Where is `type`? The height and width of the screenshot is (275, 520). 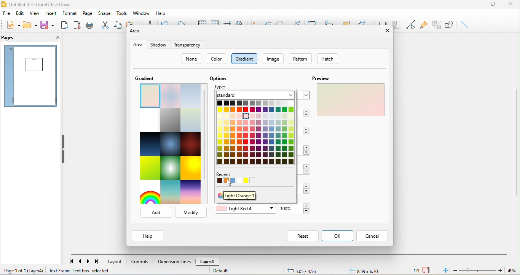 type is located at coordinates (222, 86).